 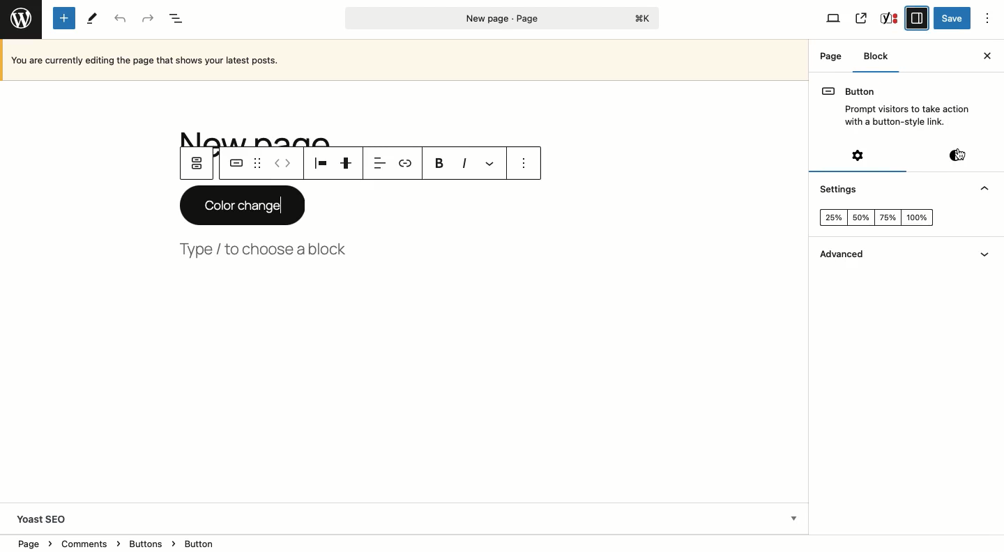 I want to click on Document overview, so click(x=178, y=20).